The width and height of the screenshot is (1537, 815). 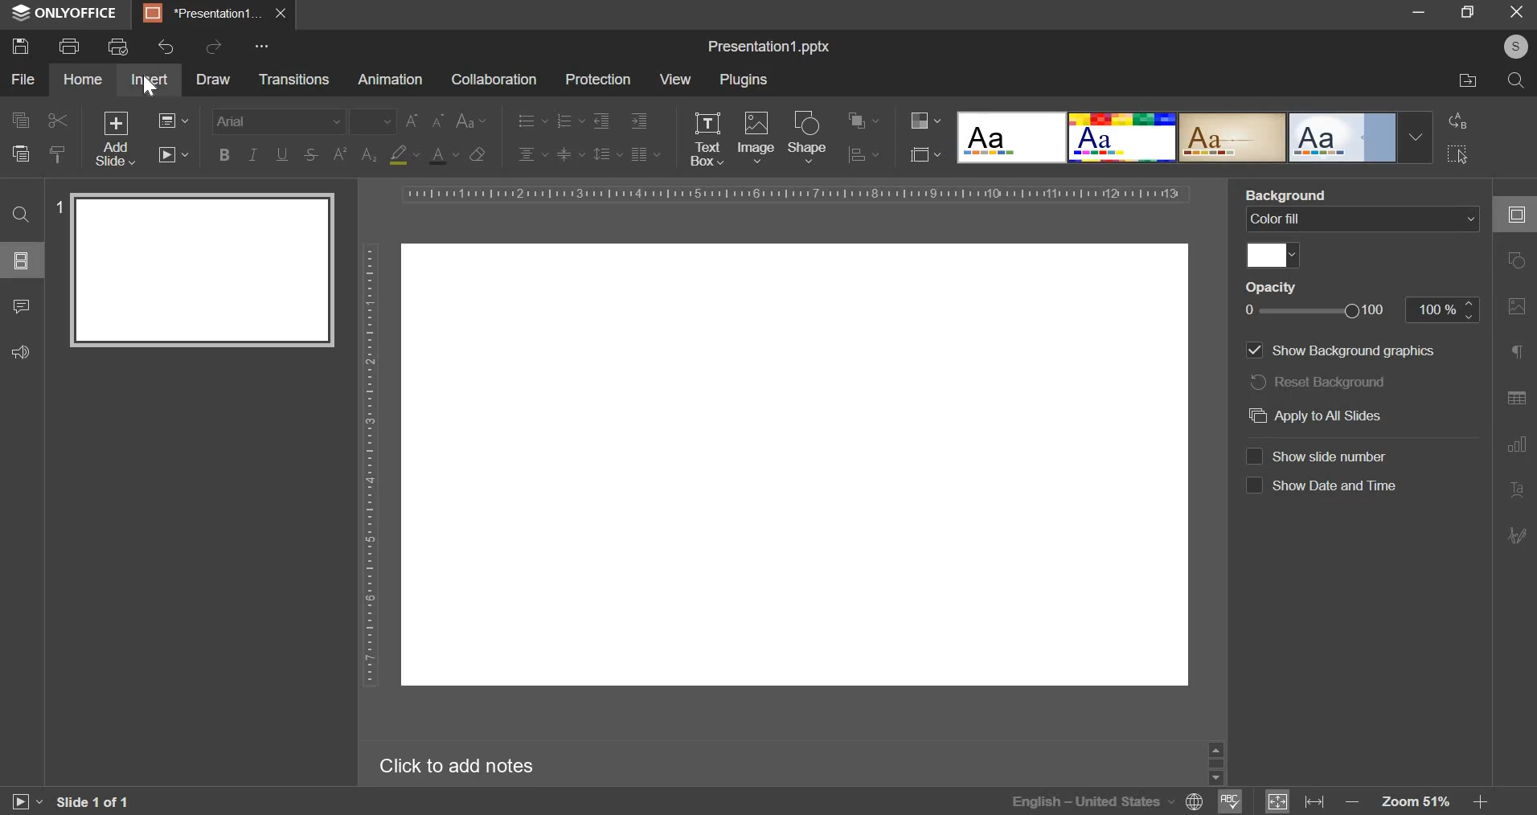 What do you see at coordinates (202, 268) in the screenshot?
I see `slide preview` at bounding box center [202, 268].